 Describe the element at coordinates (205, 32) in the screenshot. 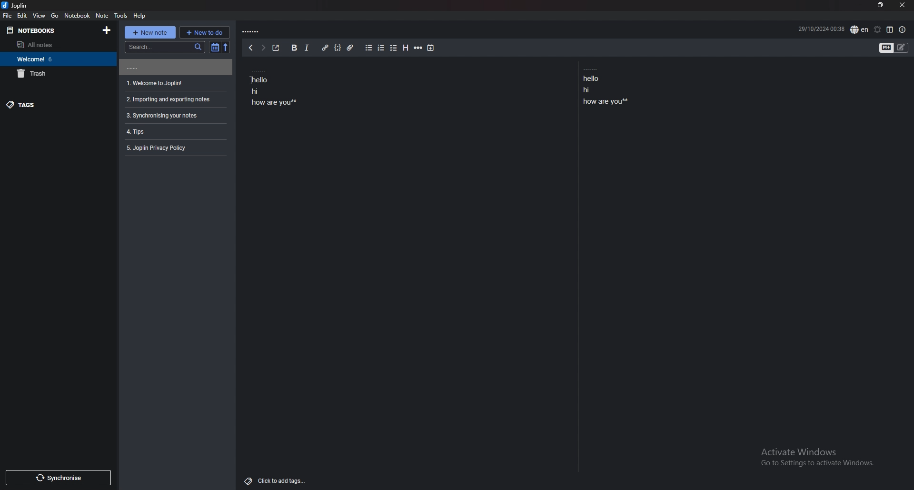

I see `new to do` at that location.